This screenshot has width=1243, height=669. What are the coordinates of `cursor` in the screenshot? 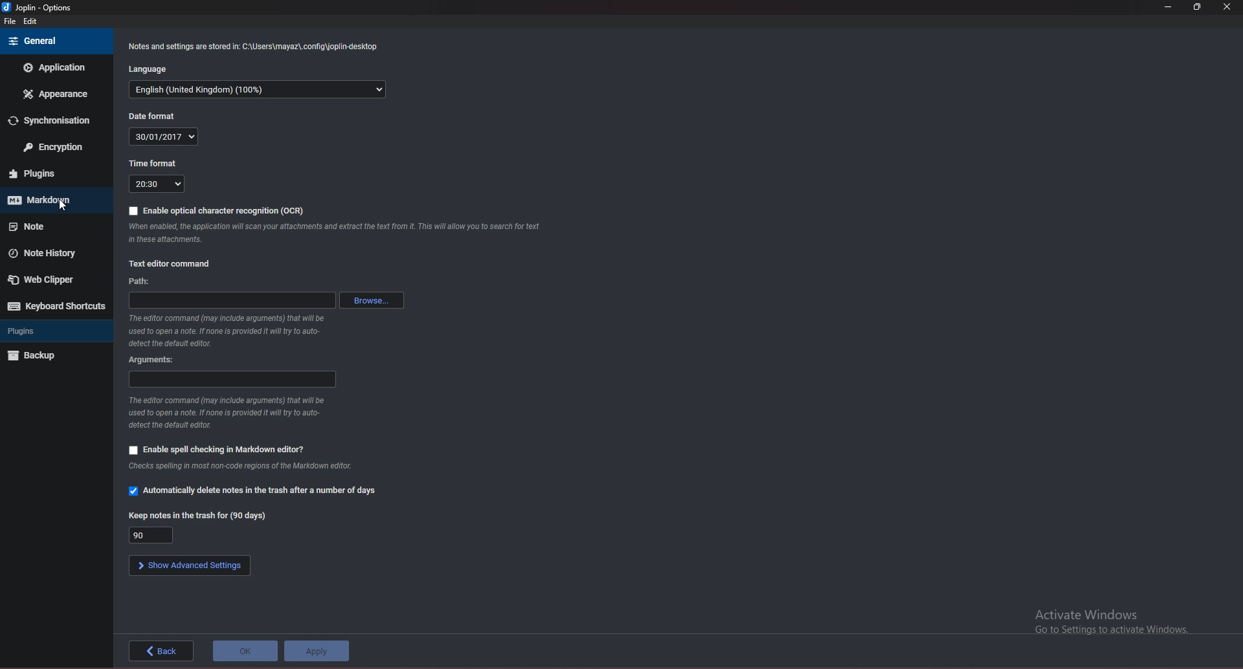 It's located at (62, 207).